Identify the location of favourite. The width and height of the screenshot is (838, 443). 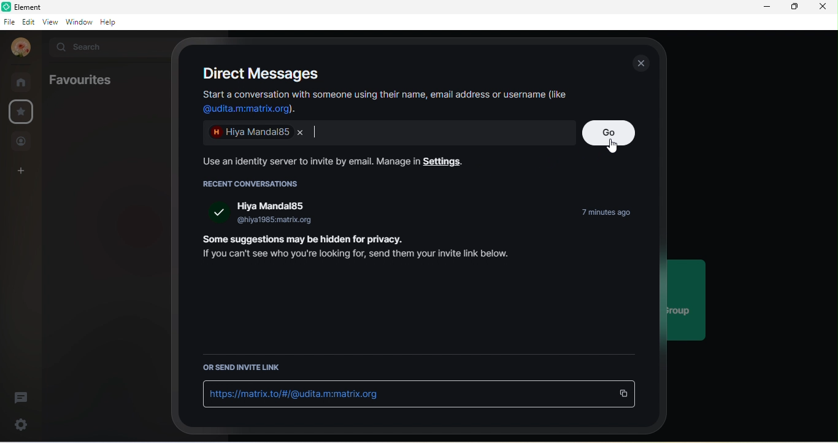
(23, 111).